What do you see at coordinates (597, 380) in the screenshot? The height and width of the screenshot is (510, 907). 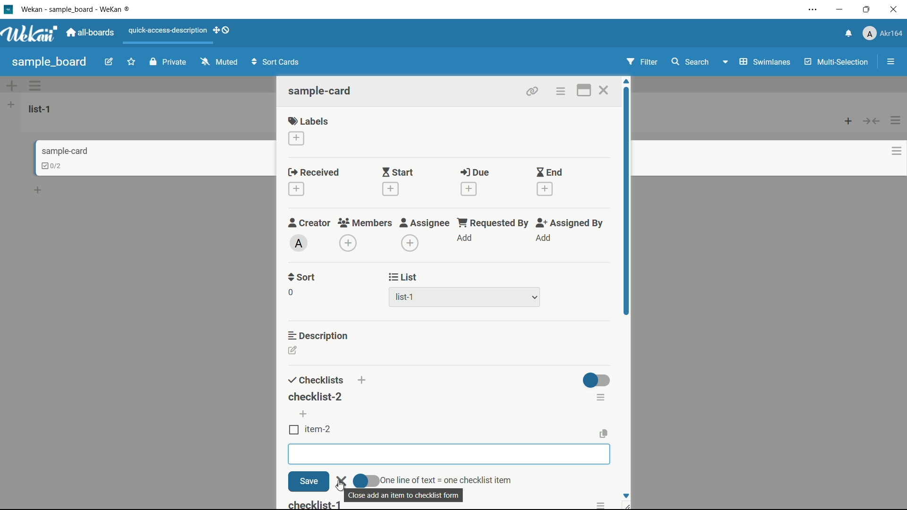 I see `toggle button` at bounding box center [597, 380].